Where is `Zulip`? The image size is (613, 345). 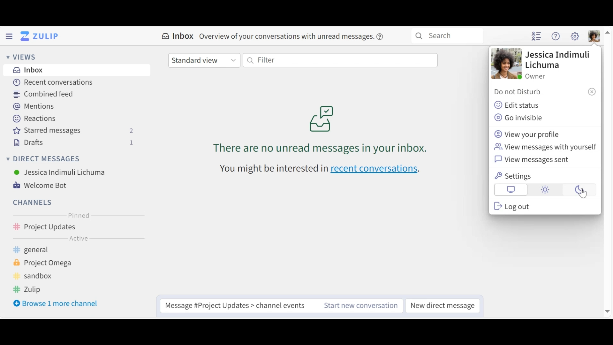
Zulip is located at coordinates (33, 290).